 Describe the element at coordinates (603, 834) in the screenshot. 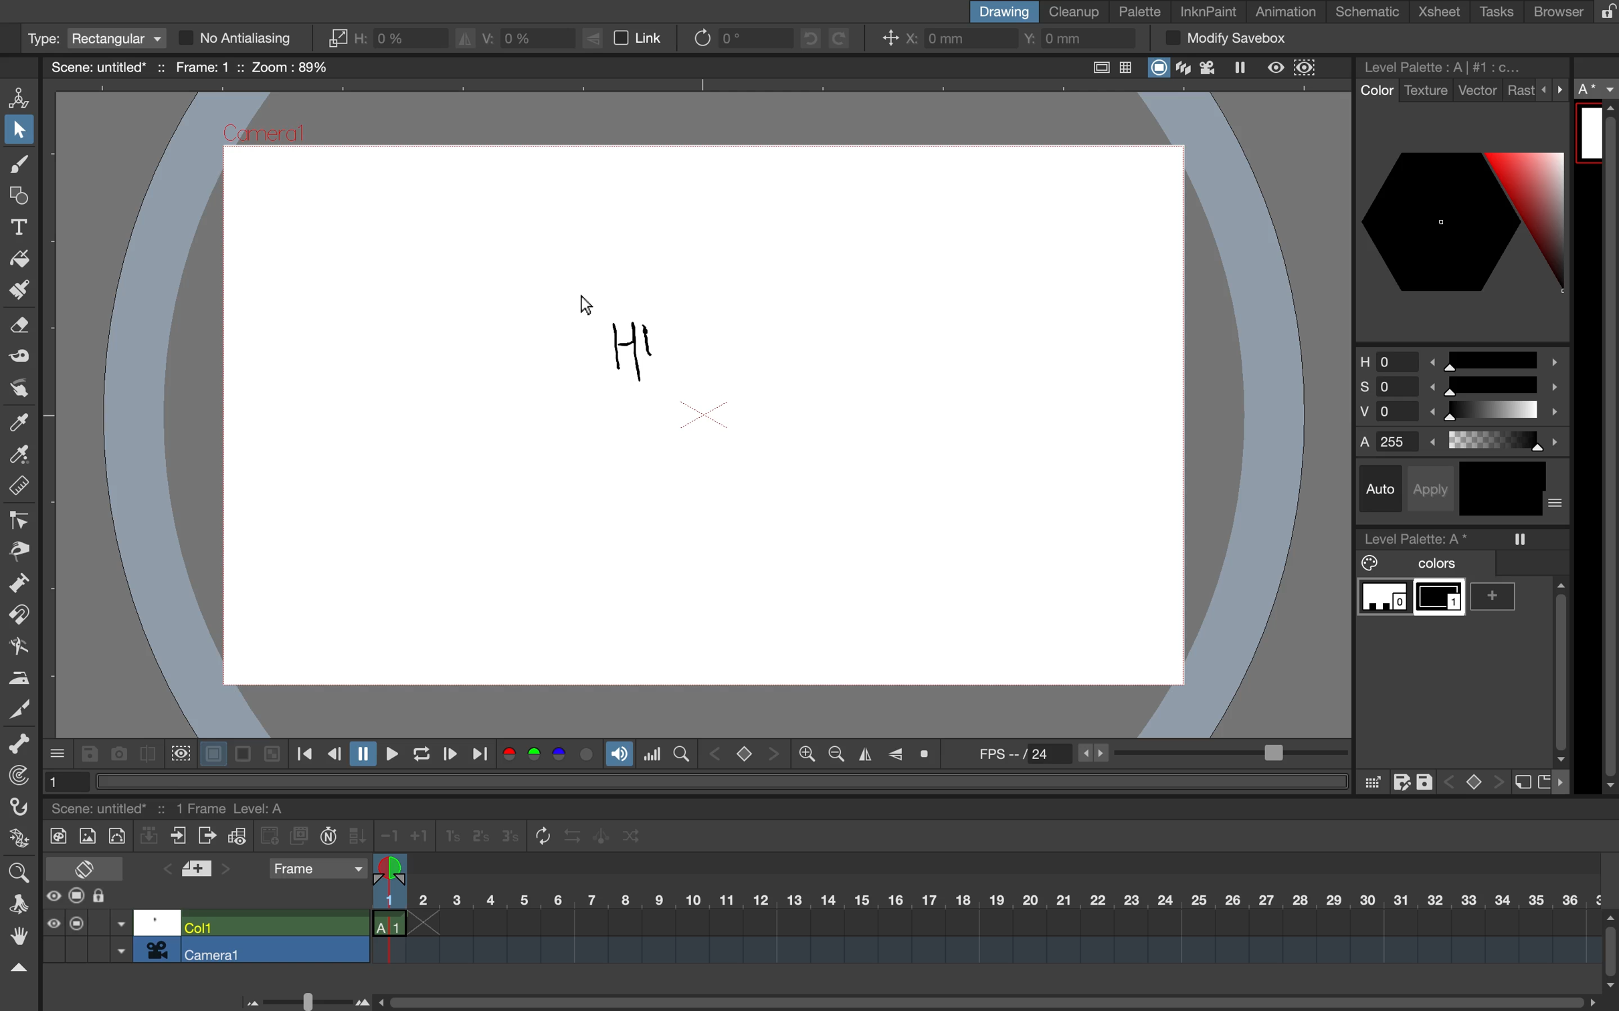

I see `swing` at that location.